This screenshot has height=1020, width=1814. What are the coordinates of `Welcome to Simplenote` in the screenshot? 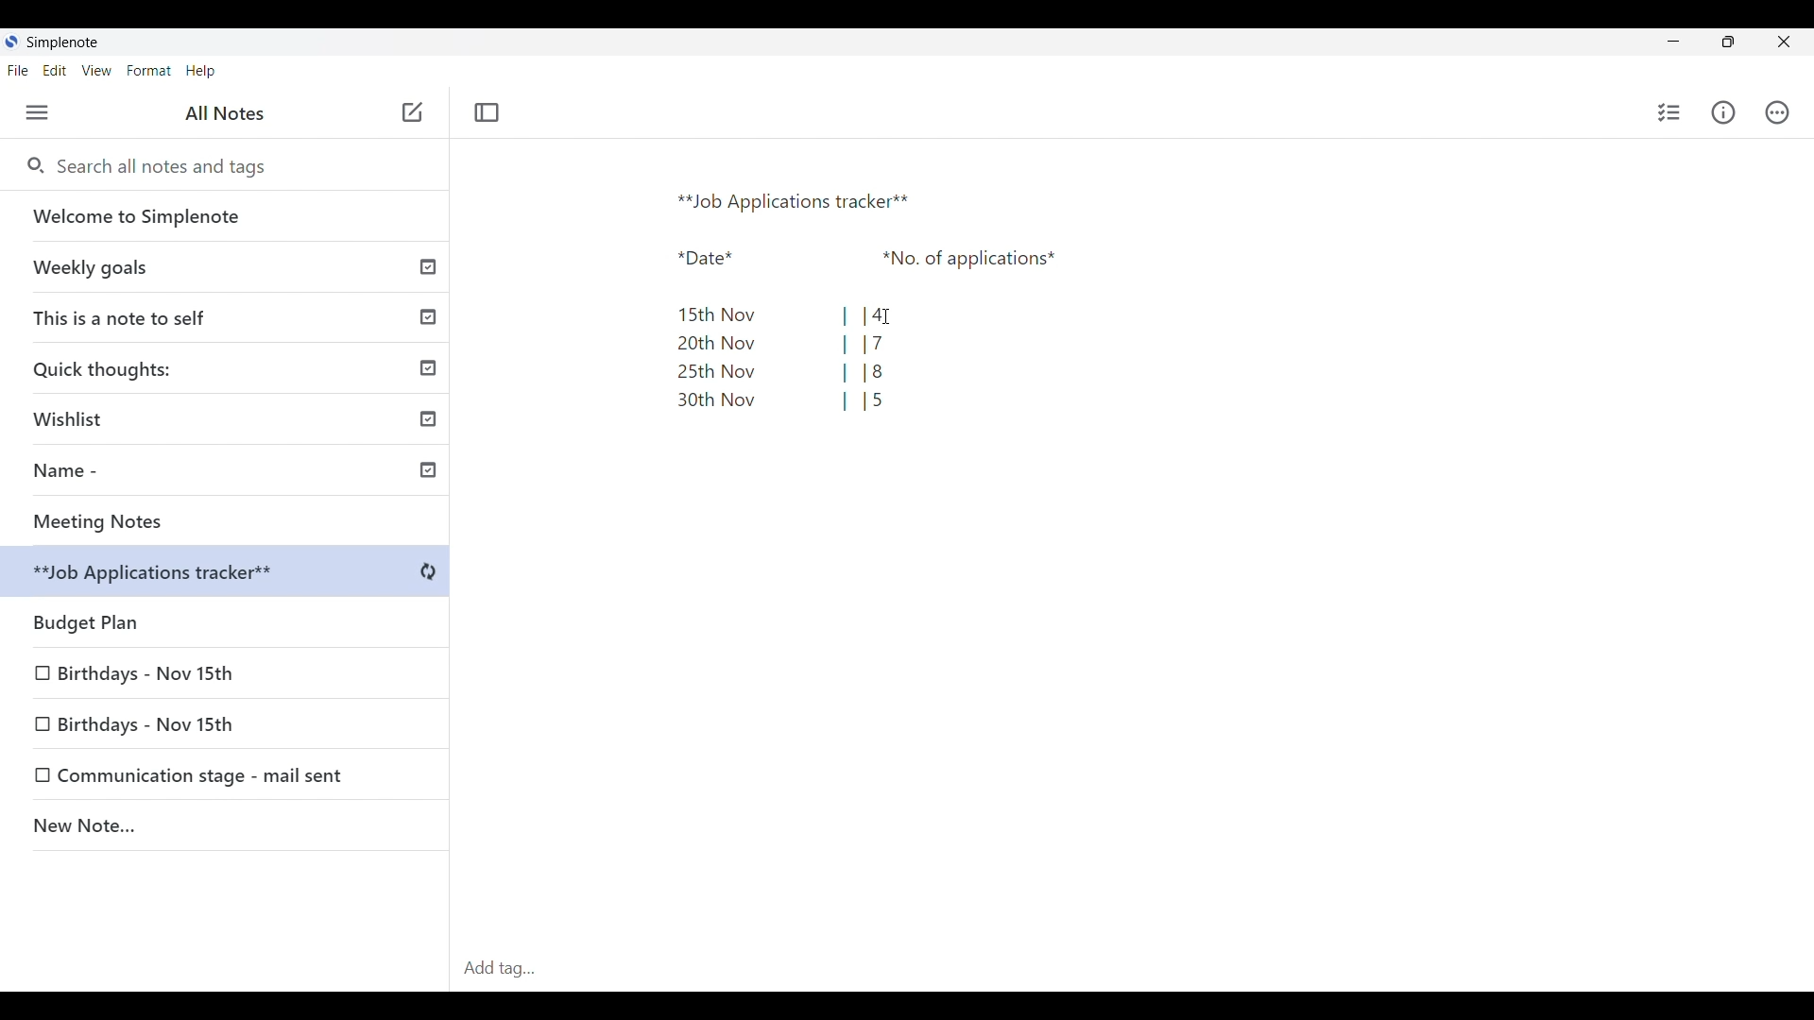 It's located at (226, 216).